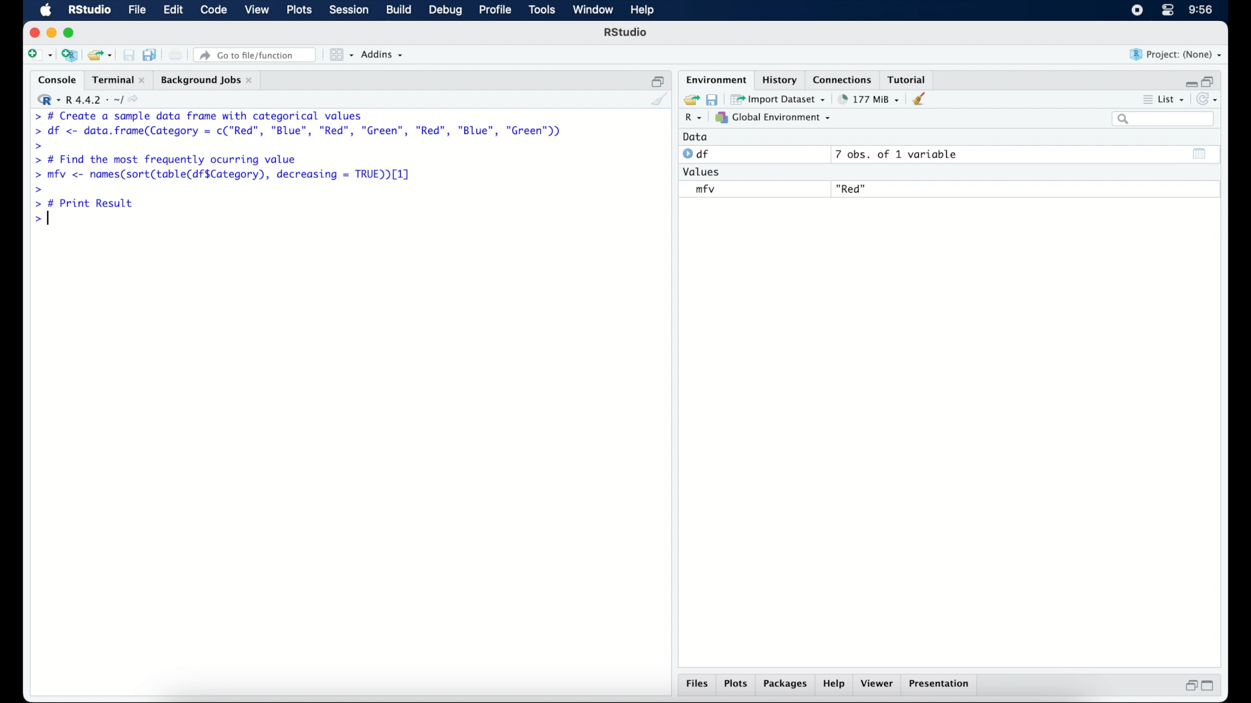 The image size is (1251, 703). Describe the element at coordinates (1176, 54) in the screenshot. I see `project (none)` at that location.